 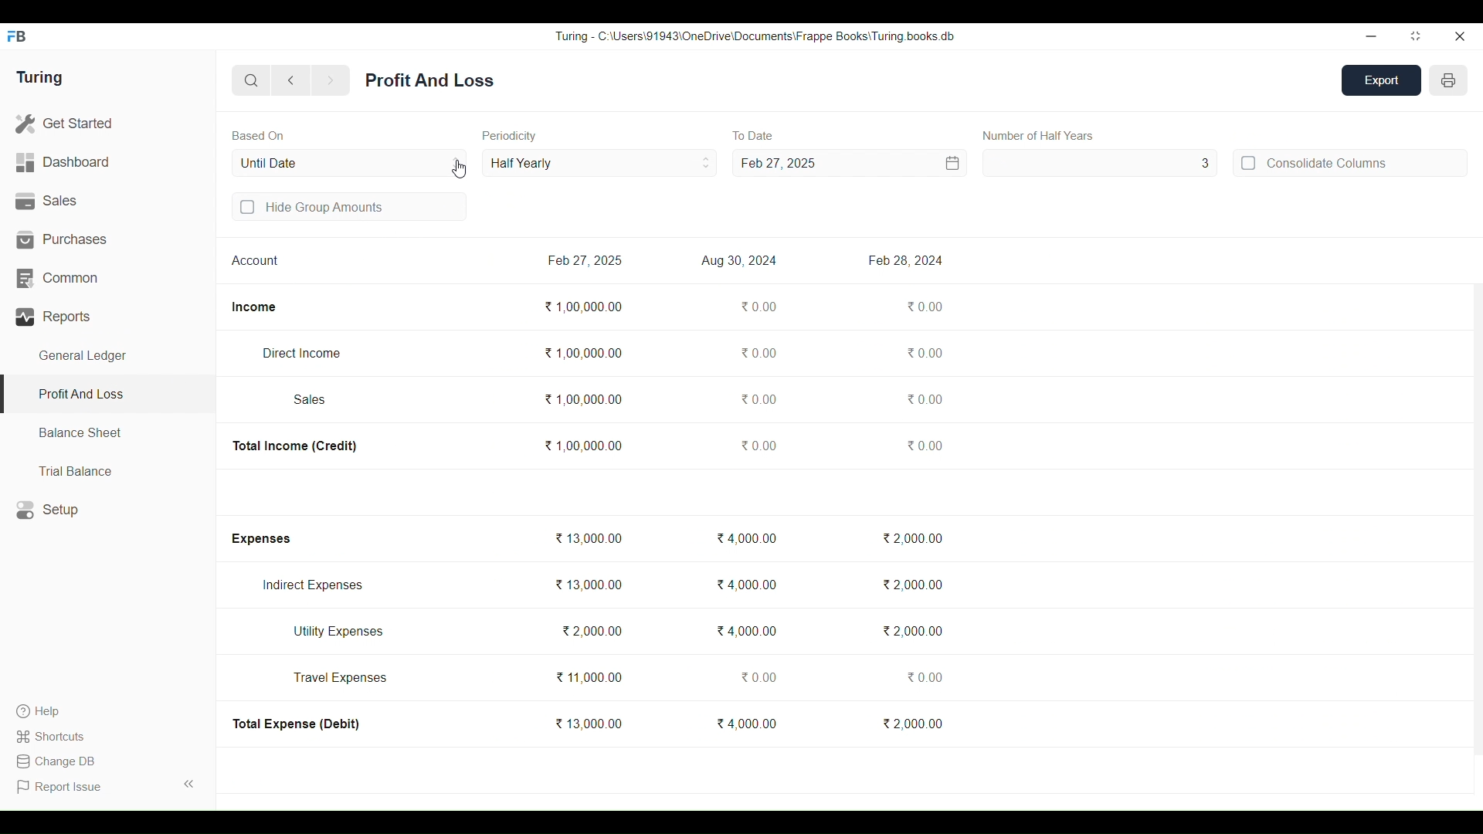 What do you see at coordinates (584, 260) in the screenshot?
I see `Feb 27, 2025` at bounding box center [584, 260].